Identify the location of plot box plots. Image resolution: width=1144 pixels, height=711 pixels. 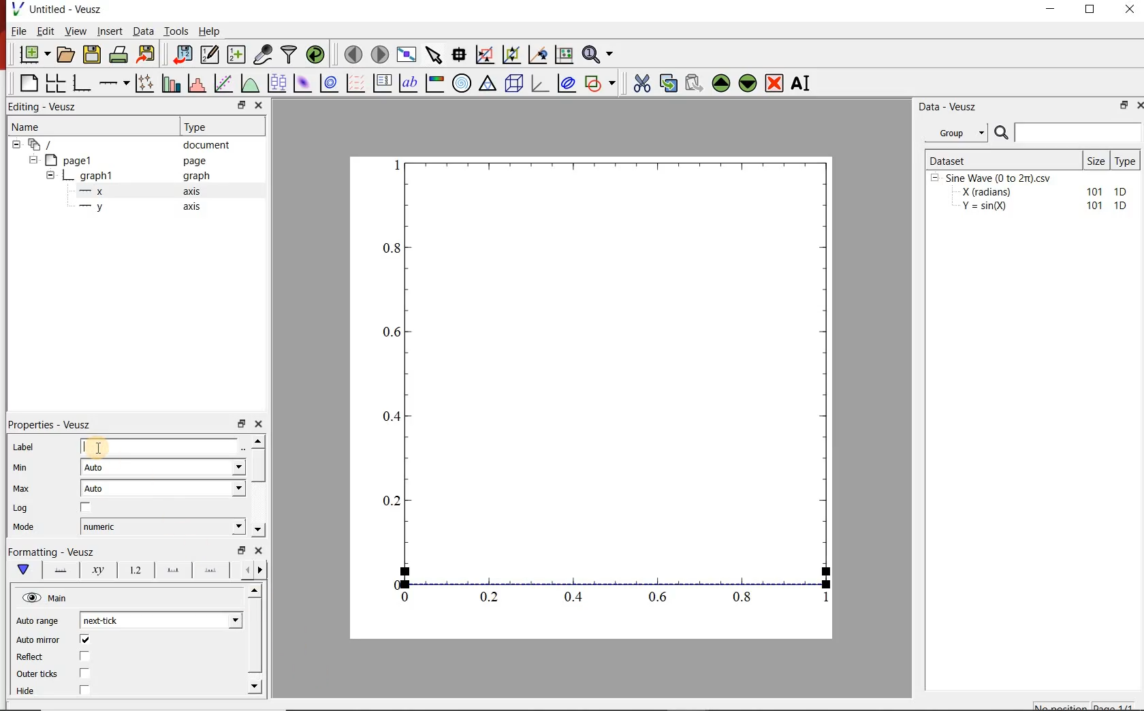
(278, 84).